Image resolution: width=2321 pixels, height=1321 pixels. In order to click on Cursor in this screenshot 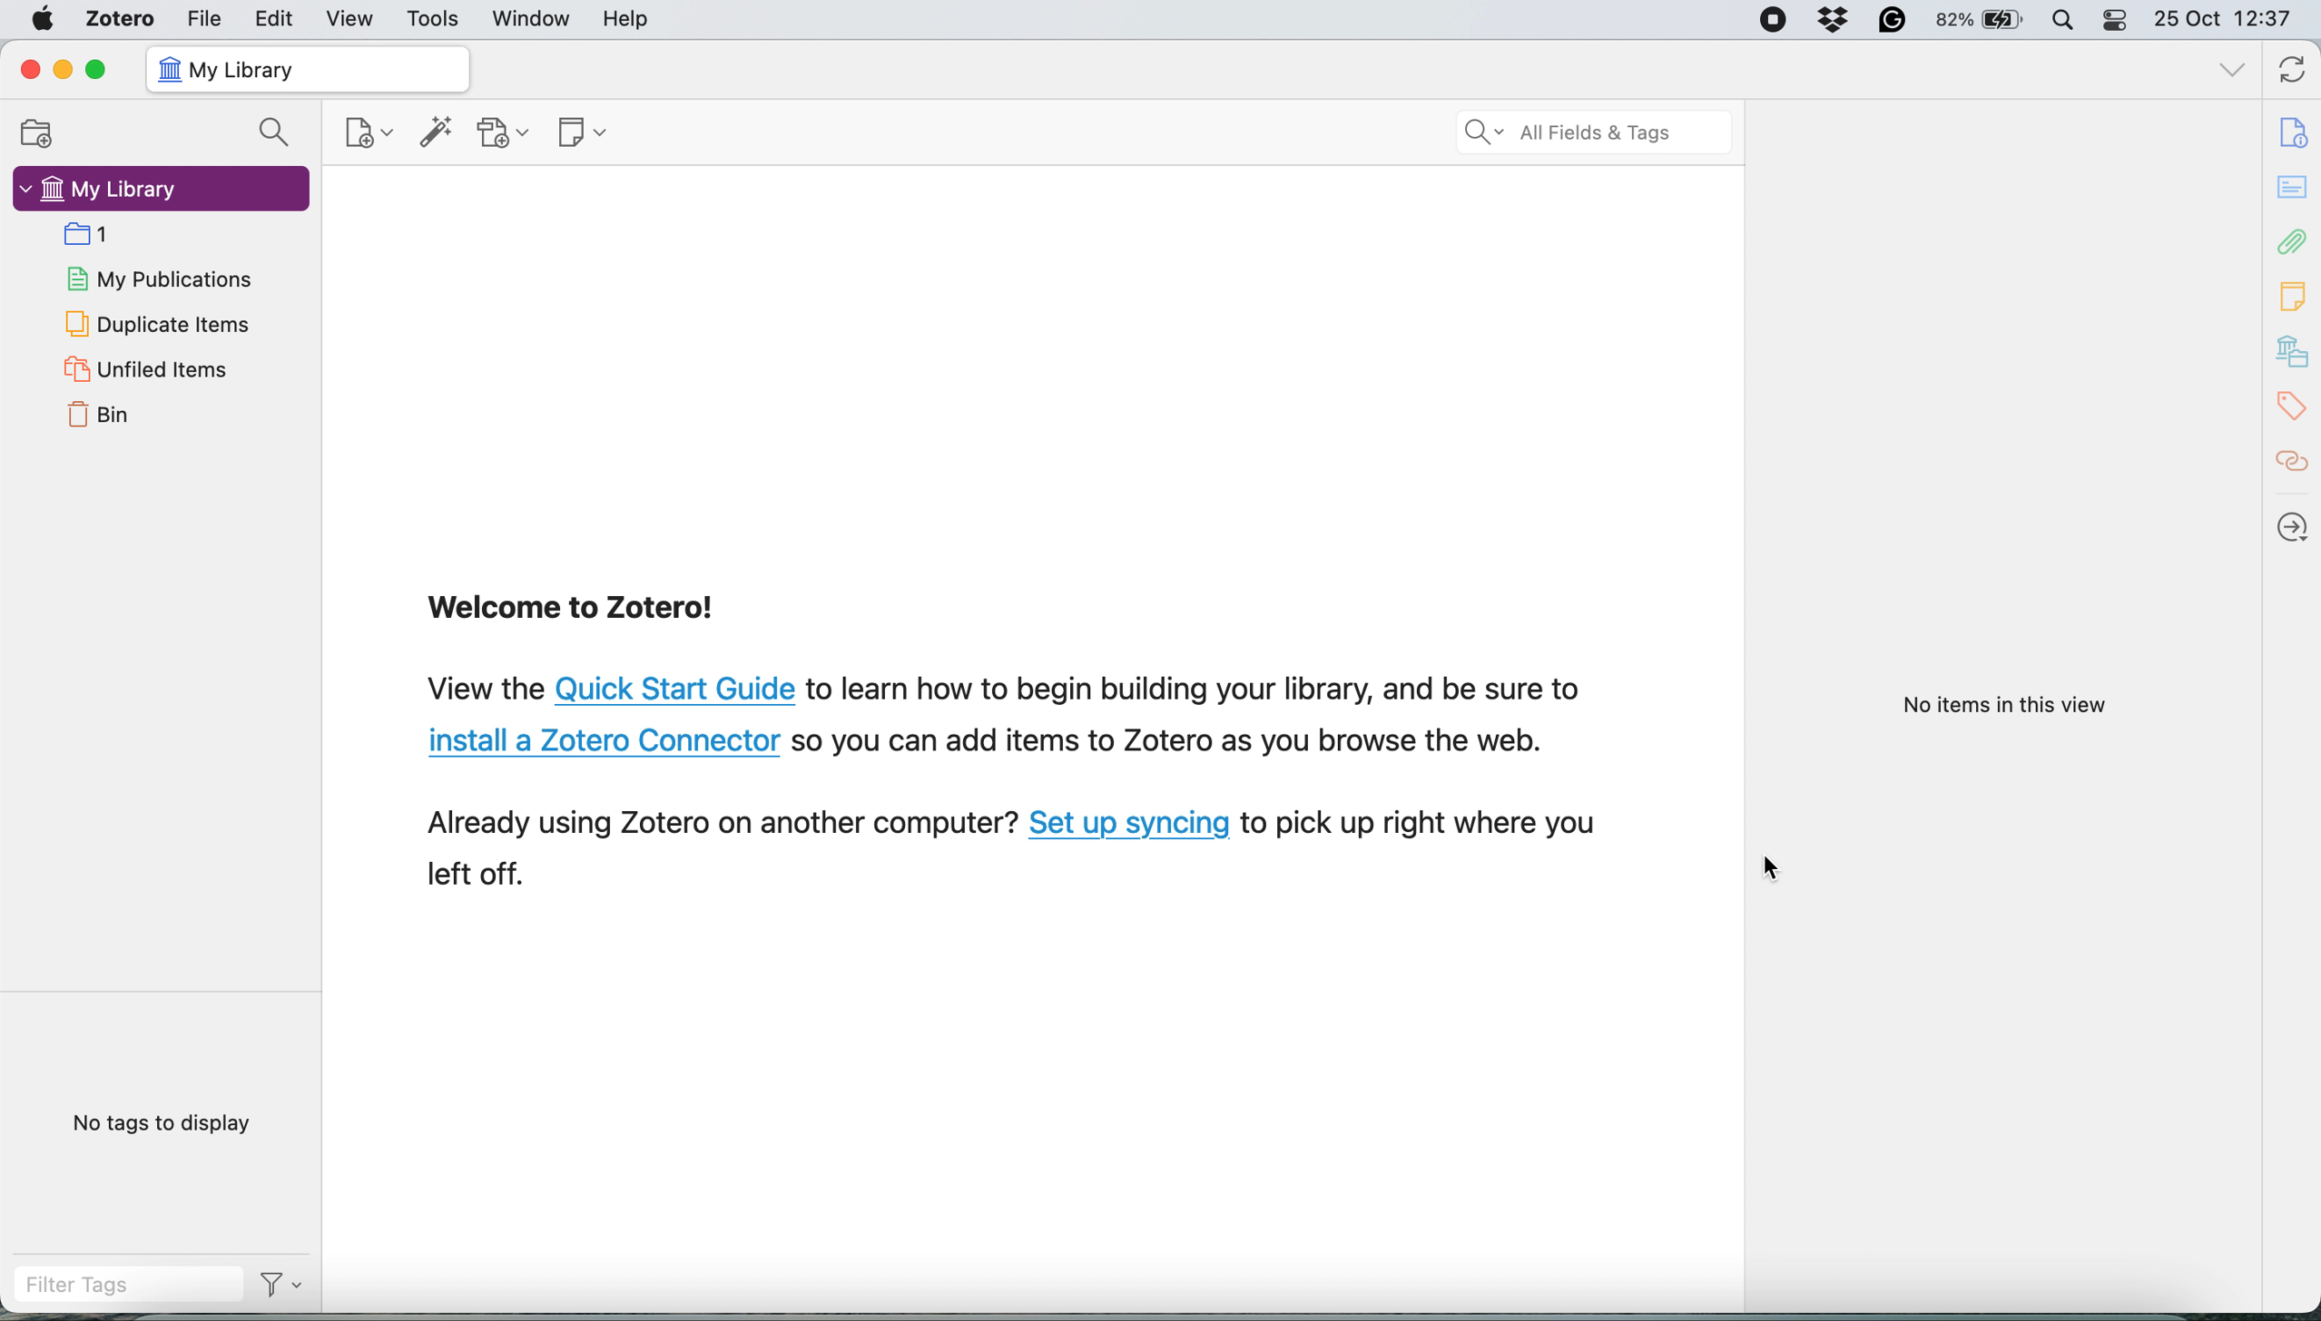, I will do `click(1773, 867)`.